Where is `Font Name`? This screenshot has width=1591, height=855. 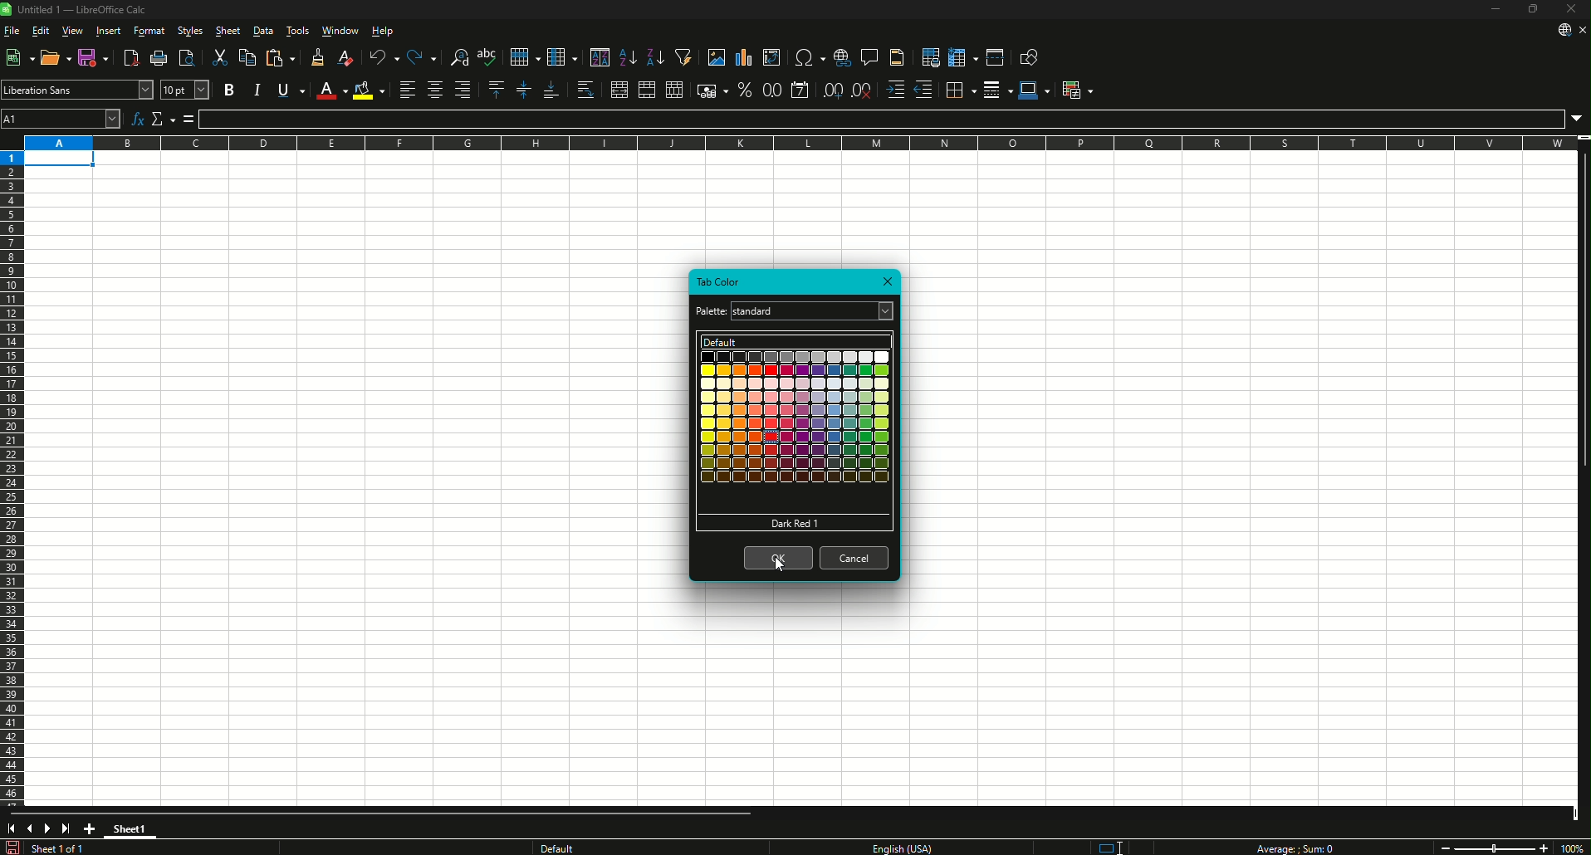
Font Name is located at coordinates (145, 90).